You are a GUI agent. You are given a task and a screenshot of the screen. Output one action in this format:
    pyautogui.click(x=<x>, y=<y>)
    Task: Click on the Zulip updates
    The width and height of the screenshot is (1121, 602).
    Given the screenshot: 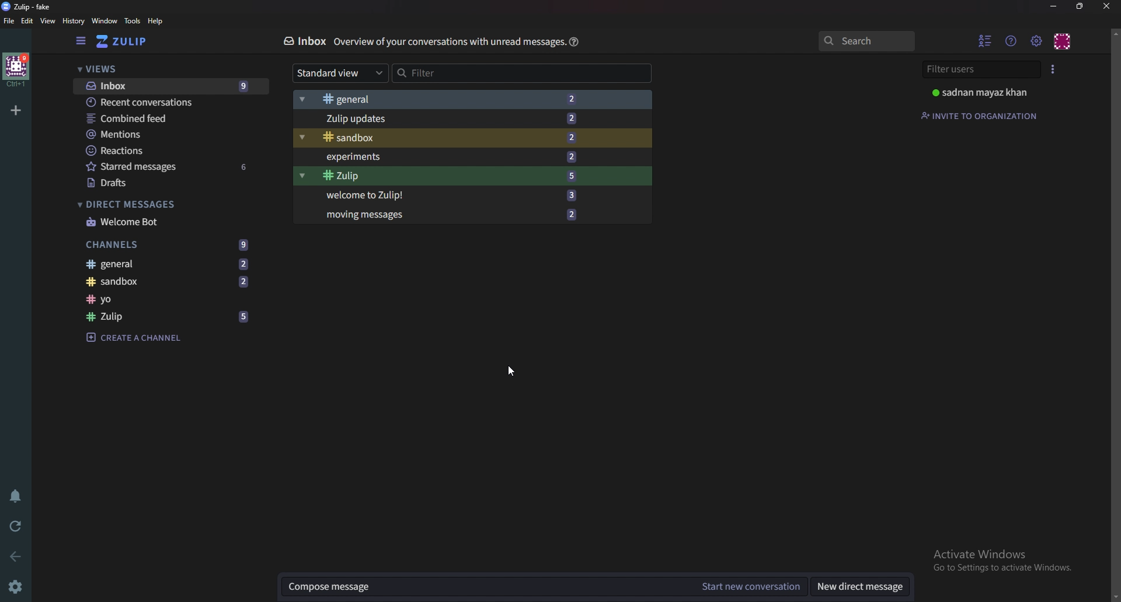 What is the action you would take?
    pyautogui.click(x=469, y=117)
    